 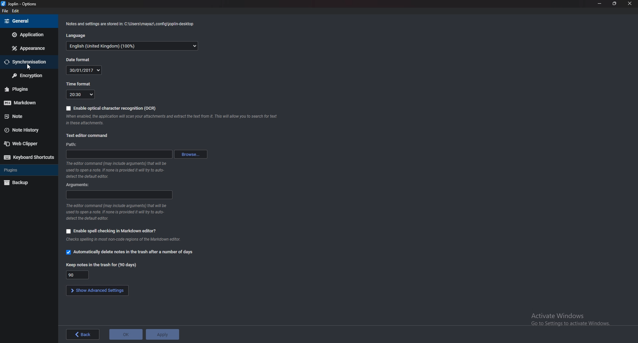 I want to click on keyboard shortcuts, so click(x=28, y=157).